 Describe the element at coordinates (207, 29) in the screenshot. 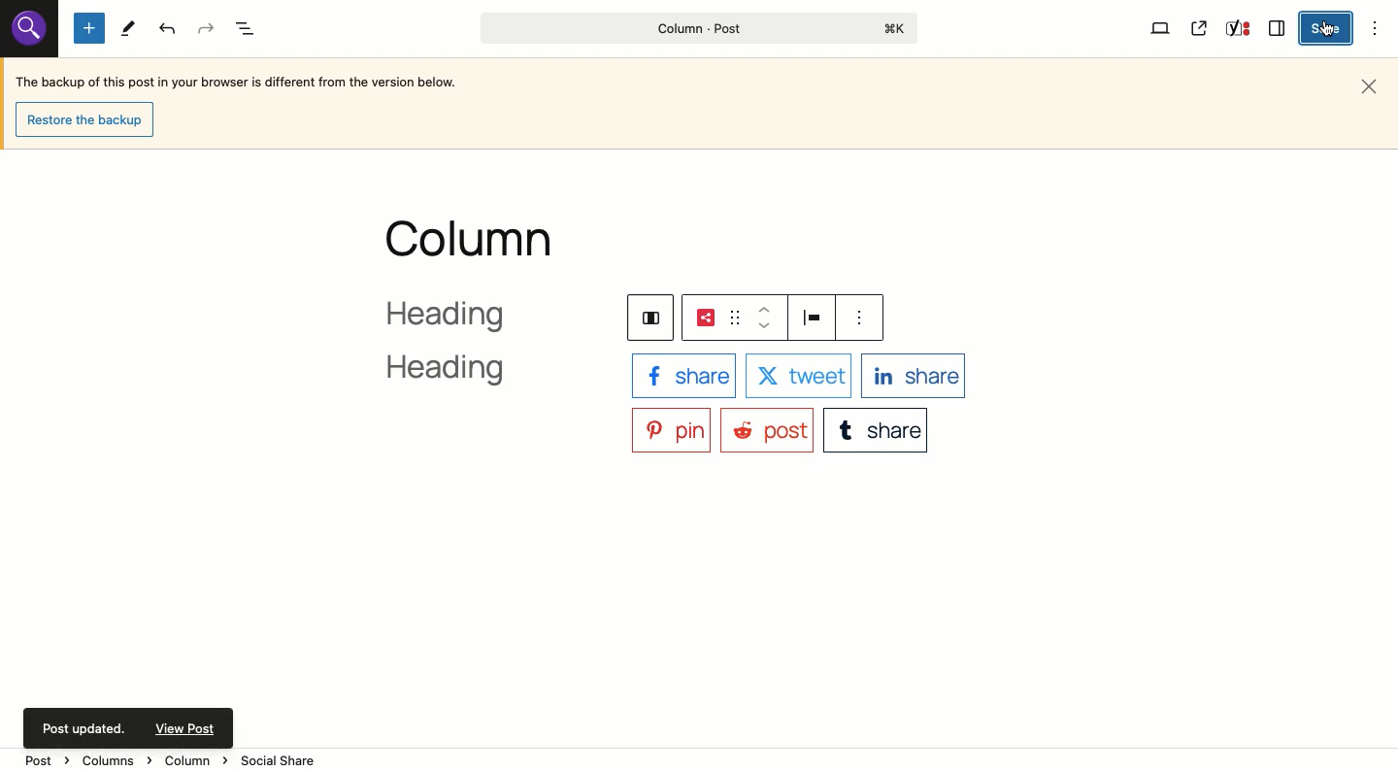

I see `Redo` at that location.